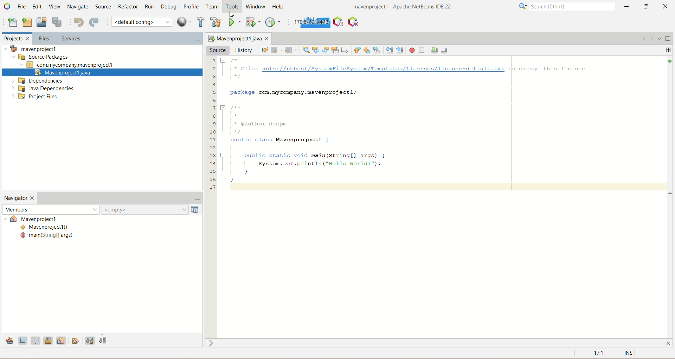 The height and width of the screenshot is (359, 675). I want to click on find selection, so click(305, 50).